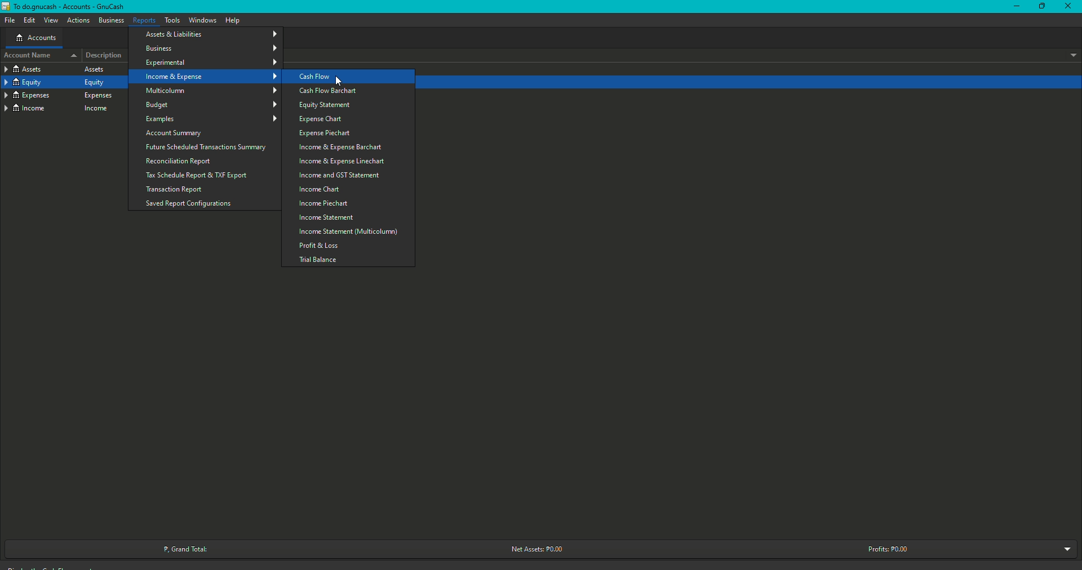 This screenshot has width=1082, height=570. What do you see at coordinates (65, 7) in the screenshot?
I see `GnuCash` at bounding box center [65, 7].